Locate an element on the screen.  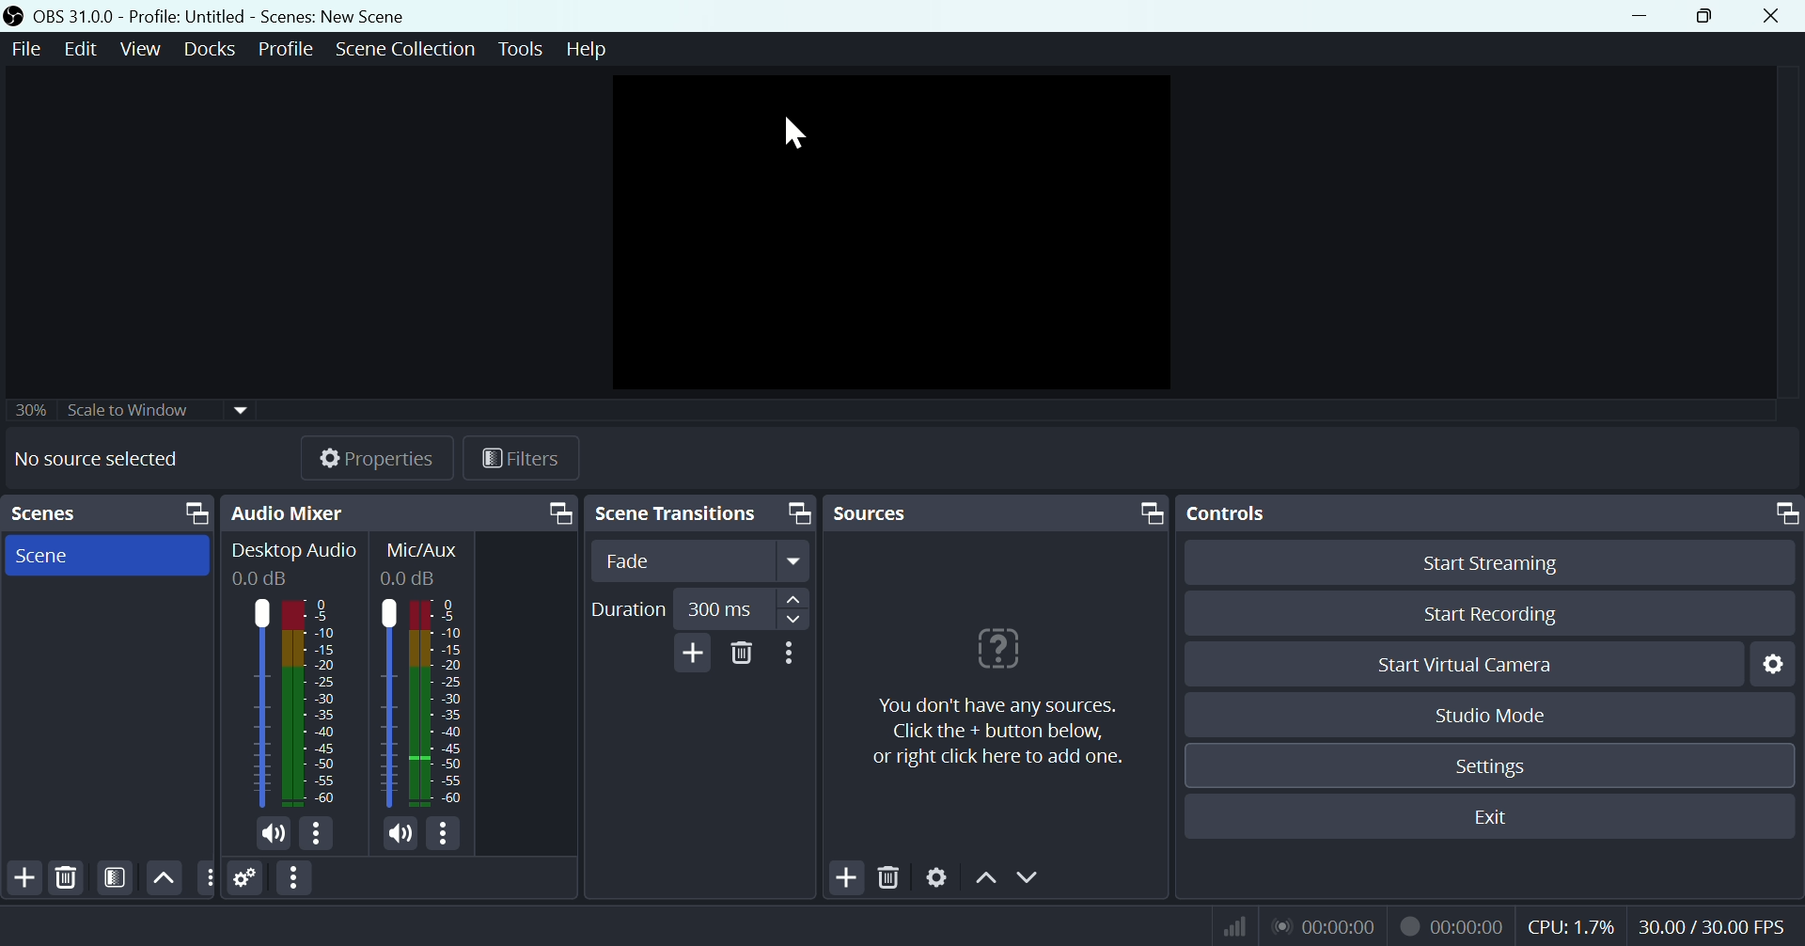
Add is located at coordinates (22, 877).